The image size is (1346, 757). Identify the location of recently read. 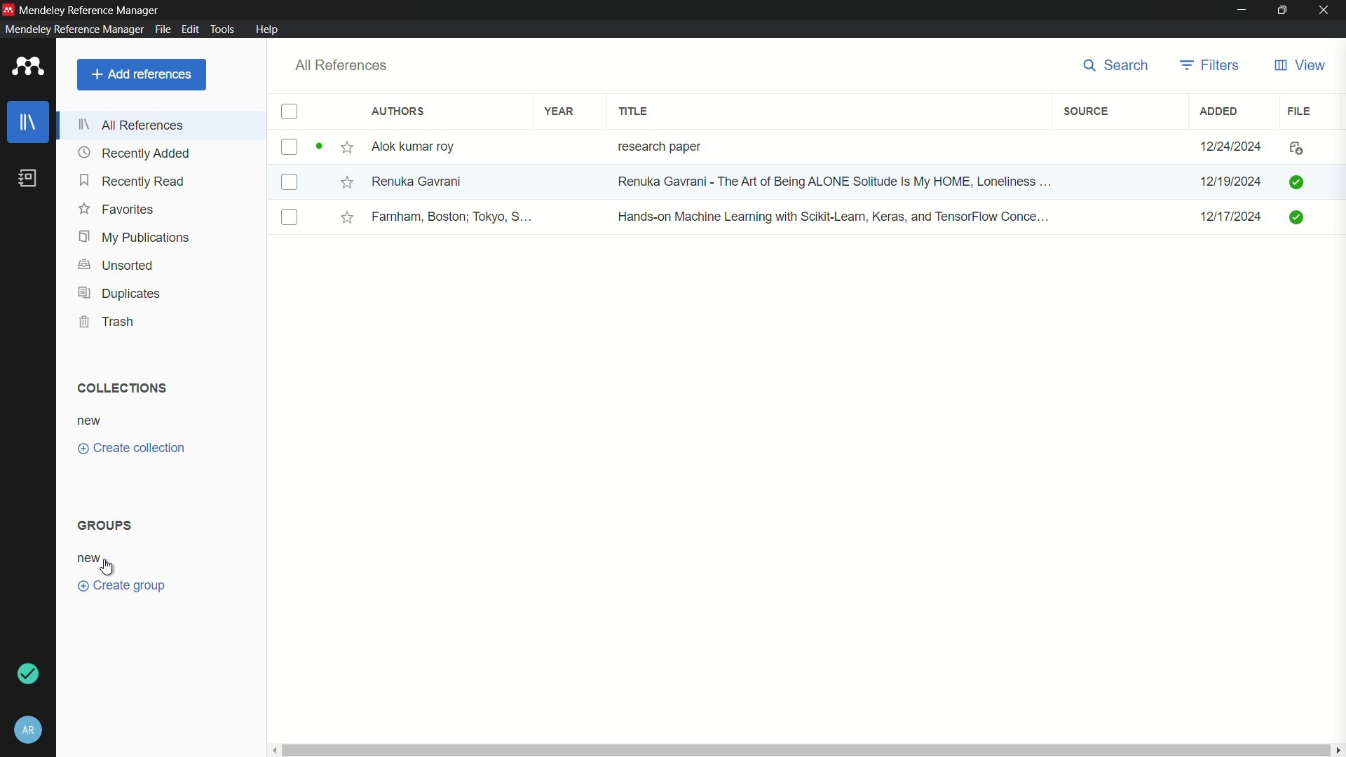
(133, 182).